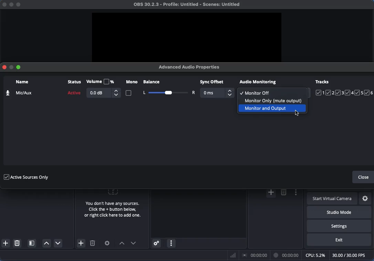 The image size is (374, 261). I want to click on Add scenes, so click(6, 243).